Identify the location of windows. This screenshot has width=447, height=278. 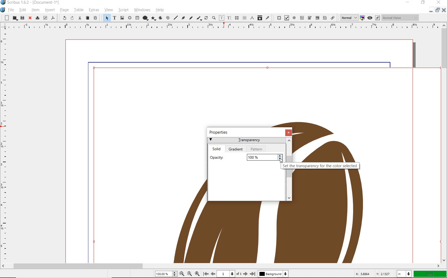
(142, 10).